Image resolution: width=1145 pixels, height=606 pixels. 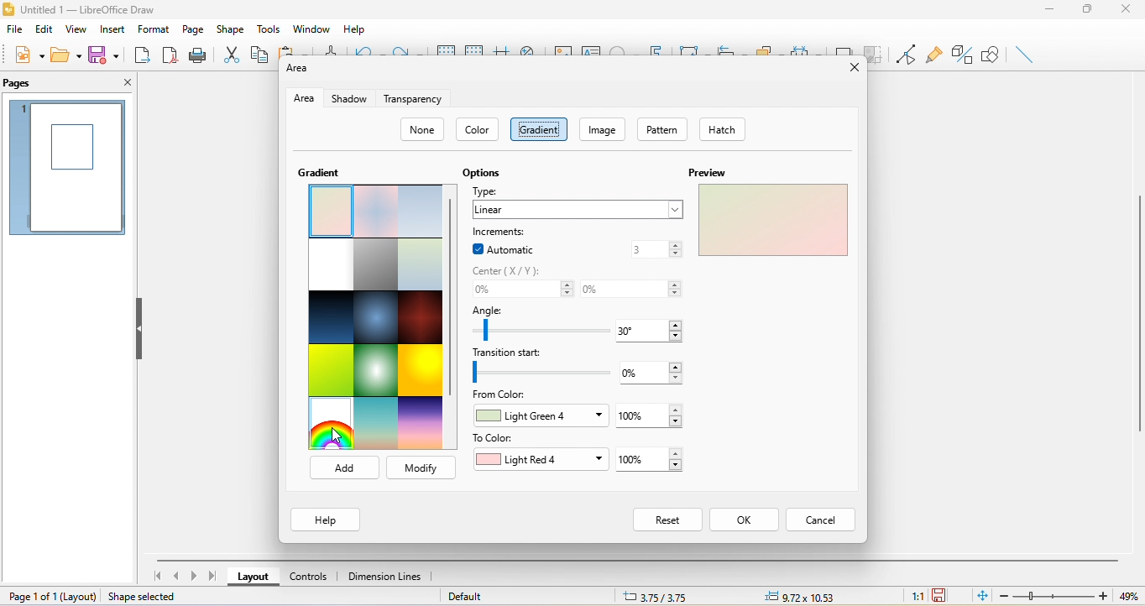 What do you see at coordinates (907, 54) in the screenshot?
I see `toggle point edit mode` at bounding box center [907, 54].